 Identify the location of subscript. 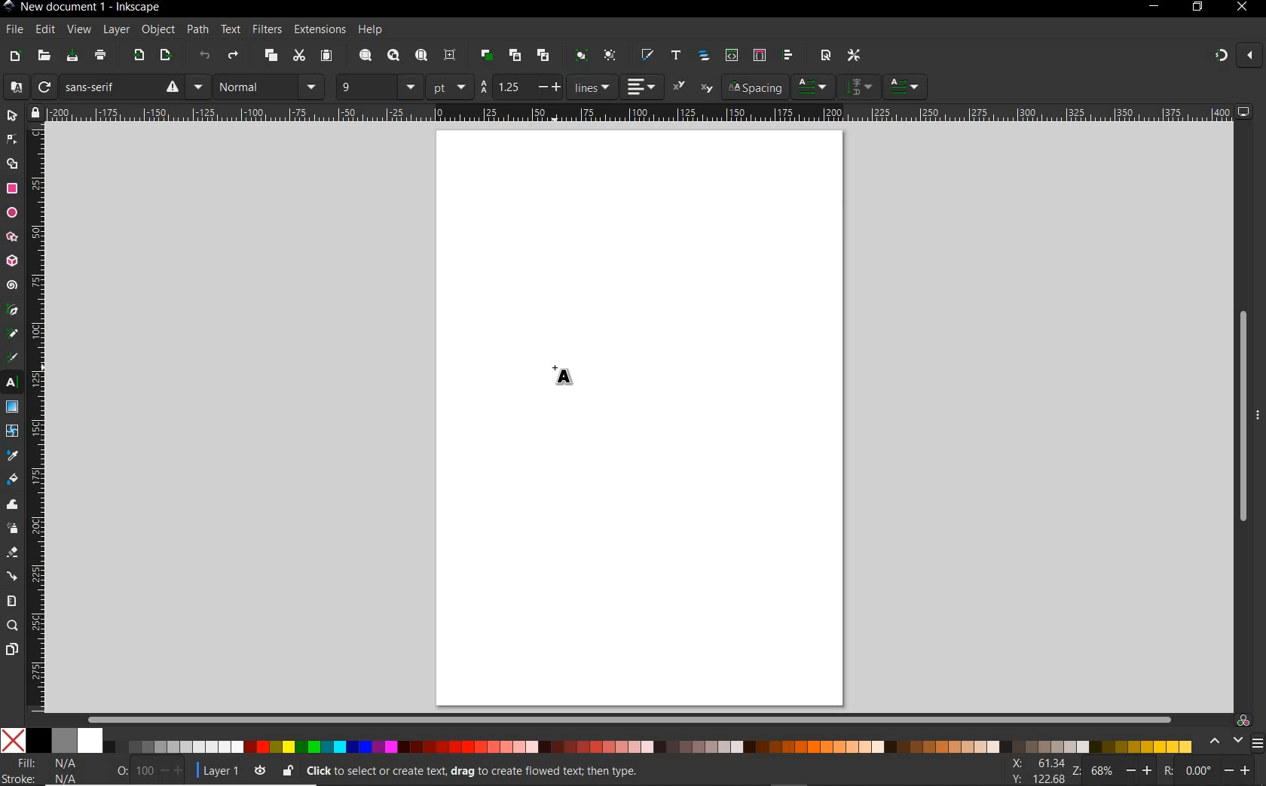
(707, 89).